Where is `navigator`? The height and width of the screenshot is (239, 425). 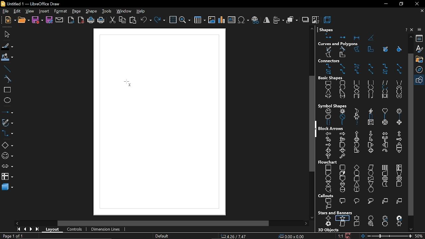
navigator is located at coordinates (420, 69).